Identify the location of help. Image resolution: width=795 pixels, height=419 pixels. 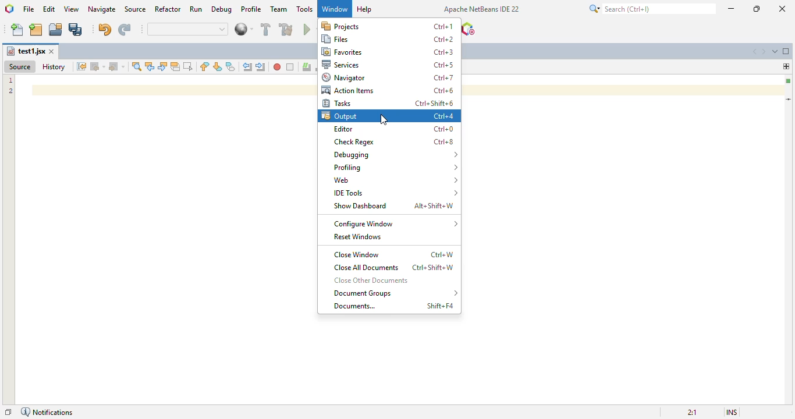
(365, 9).